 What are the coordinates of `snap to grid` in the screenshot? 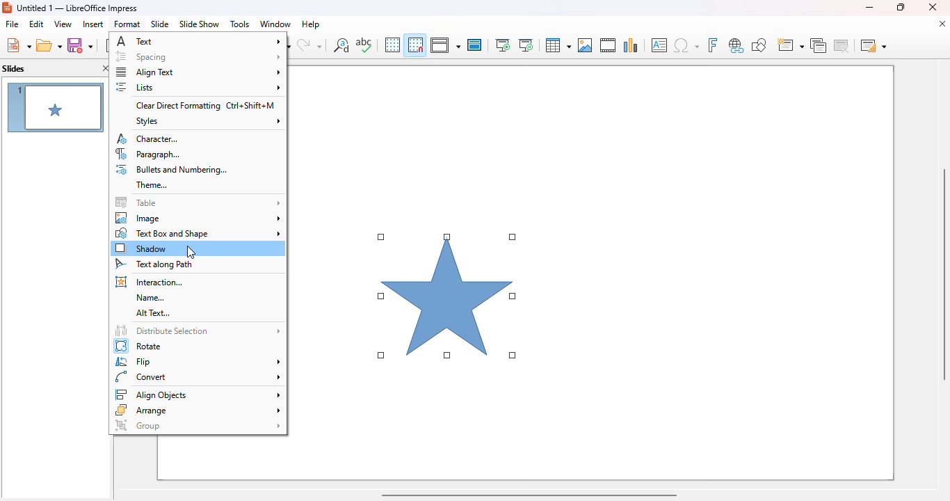 It's located at (414, 45).